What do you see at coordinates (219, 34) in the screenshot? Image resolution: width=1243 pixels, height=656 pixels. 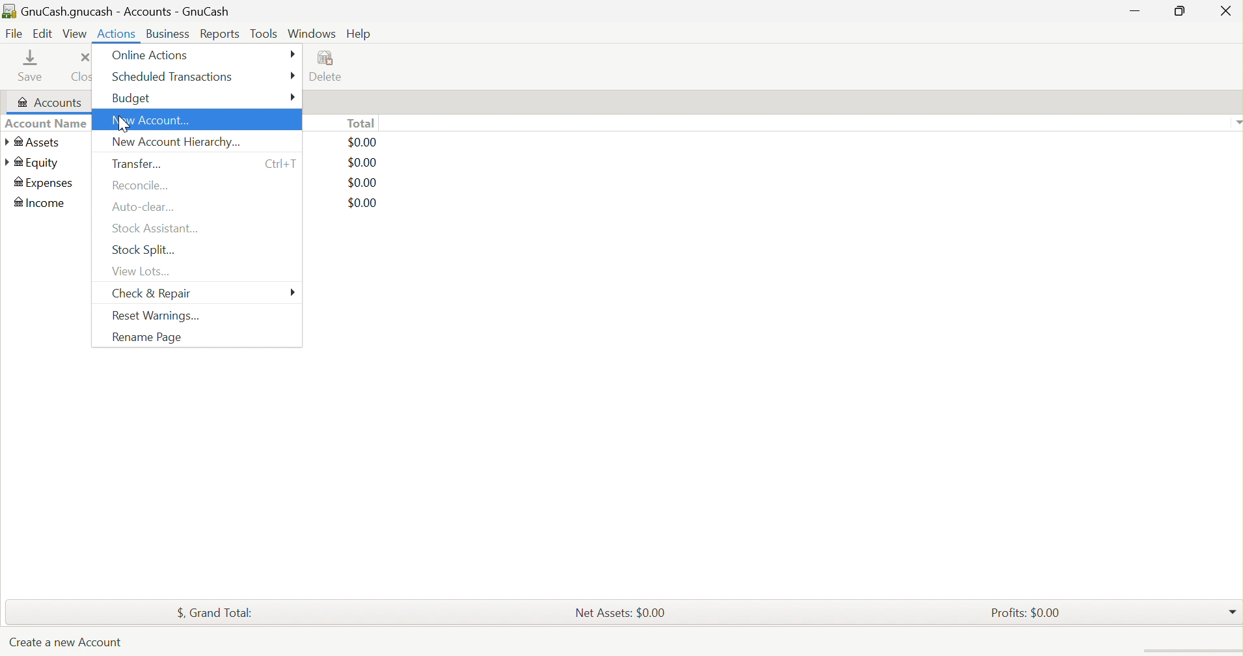 I see `Reports` at bounding box center [219, 34].